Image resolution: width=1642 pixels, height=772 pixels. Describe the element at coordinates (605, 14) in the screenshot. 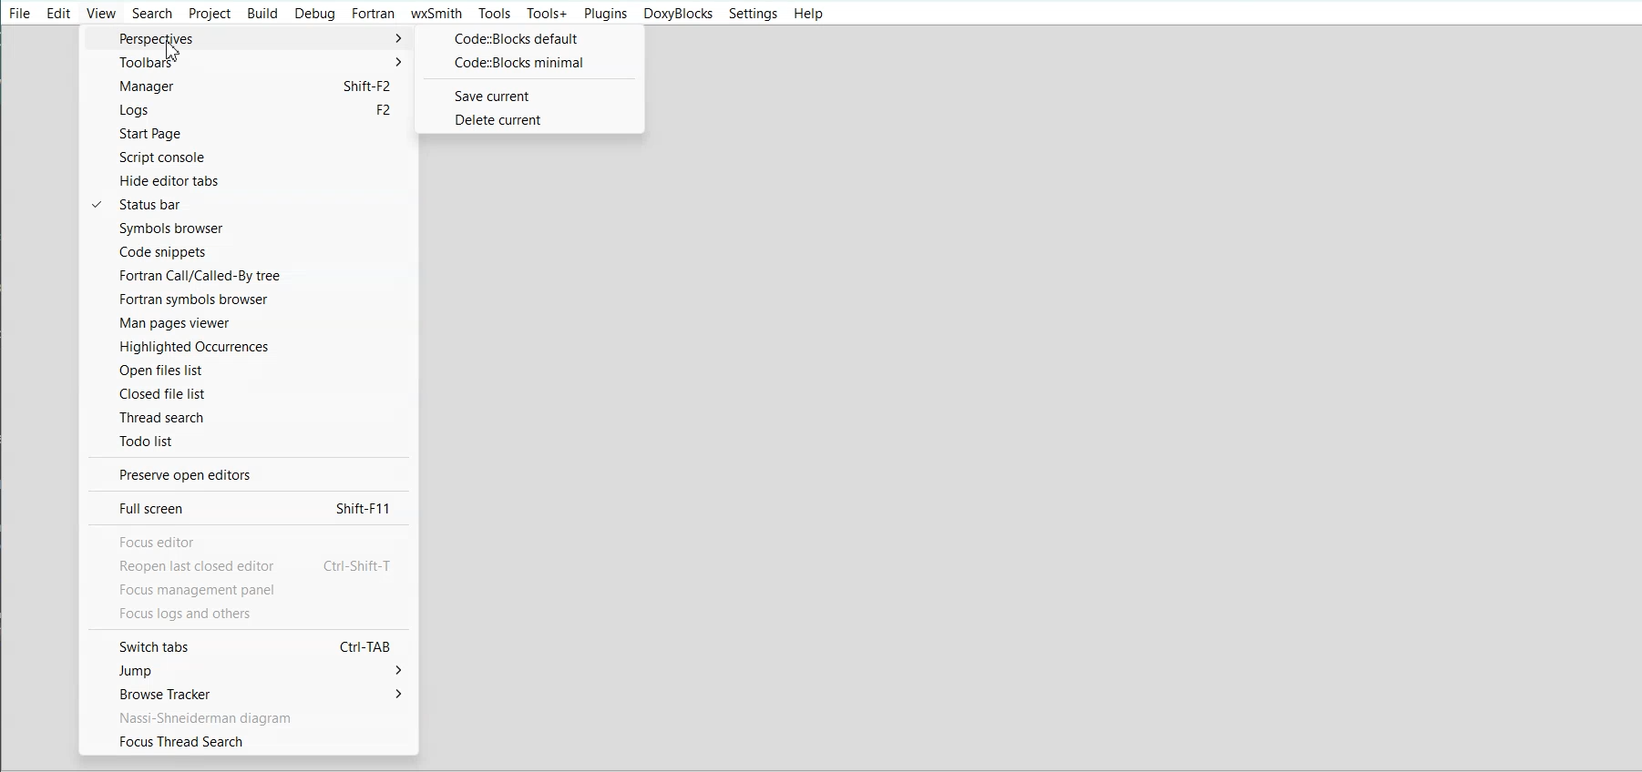

I see `Plugins` at that location.